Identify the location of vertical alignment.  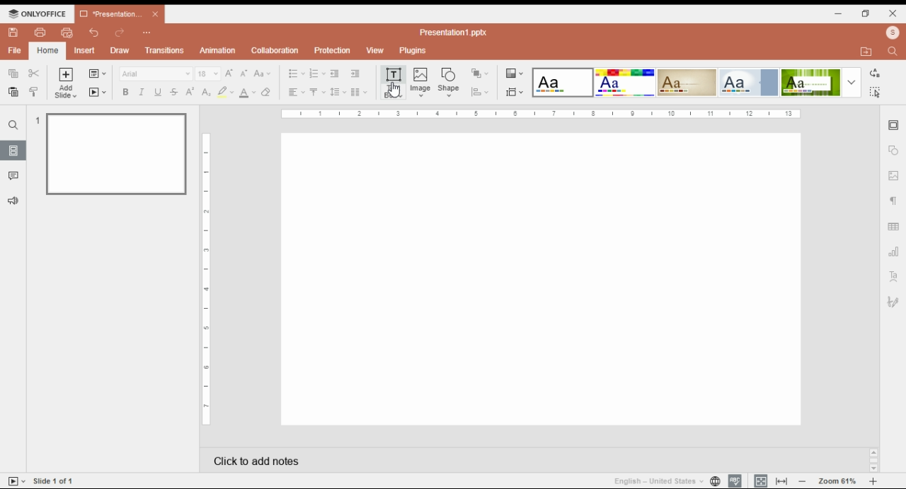
(317, 93).